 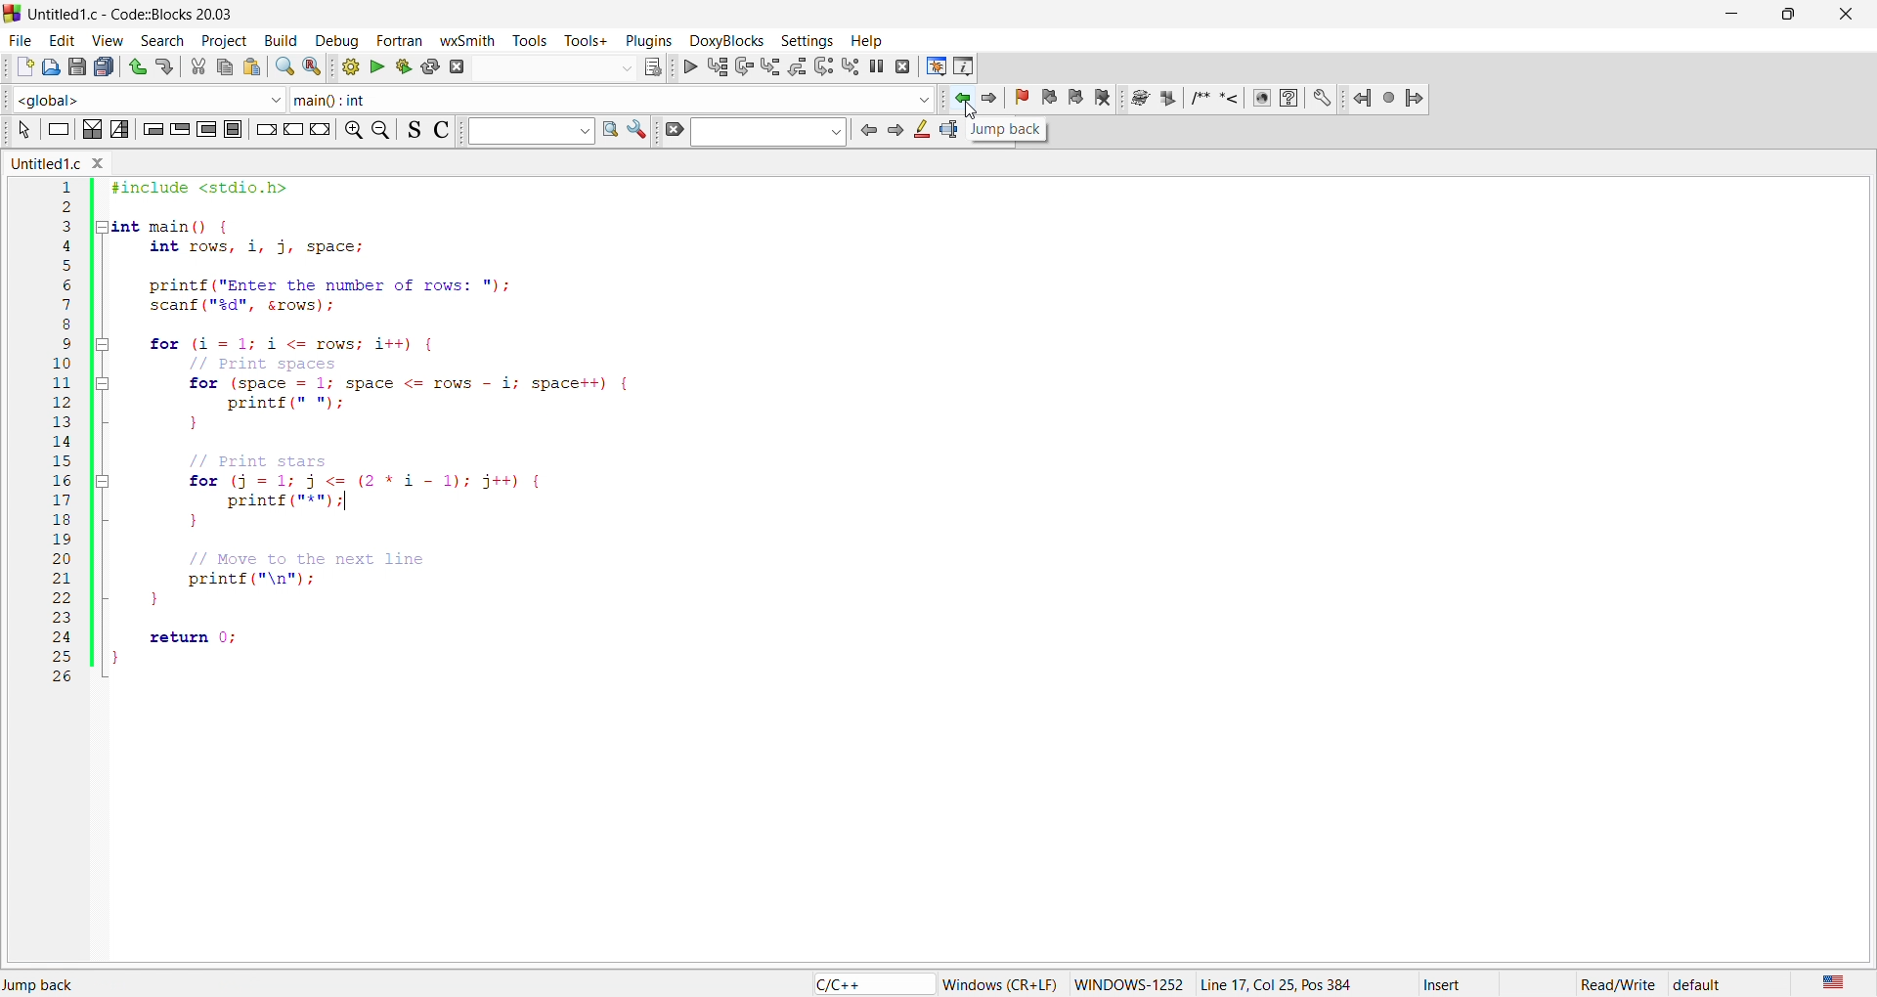 What do you see at coordinates (428, 66) in the screenshot?
I see `rebuild` at bounding box center [428, 66].